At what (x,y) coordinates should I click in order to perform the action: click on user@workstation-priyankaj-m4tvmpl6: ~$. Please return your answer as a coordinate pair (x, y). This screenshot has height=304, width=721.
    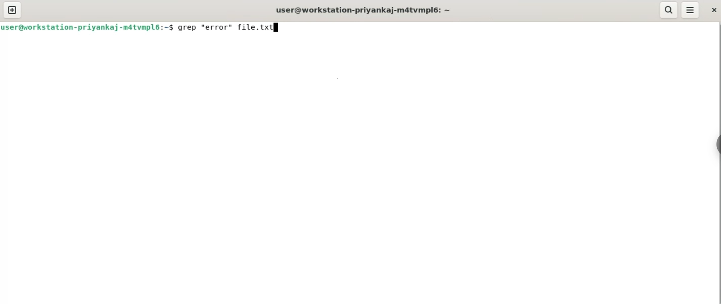
    Looking at the image, I should click on (89, 27).